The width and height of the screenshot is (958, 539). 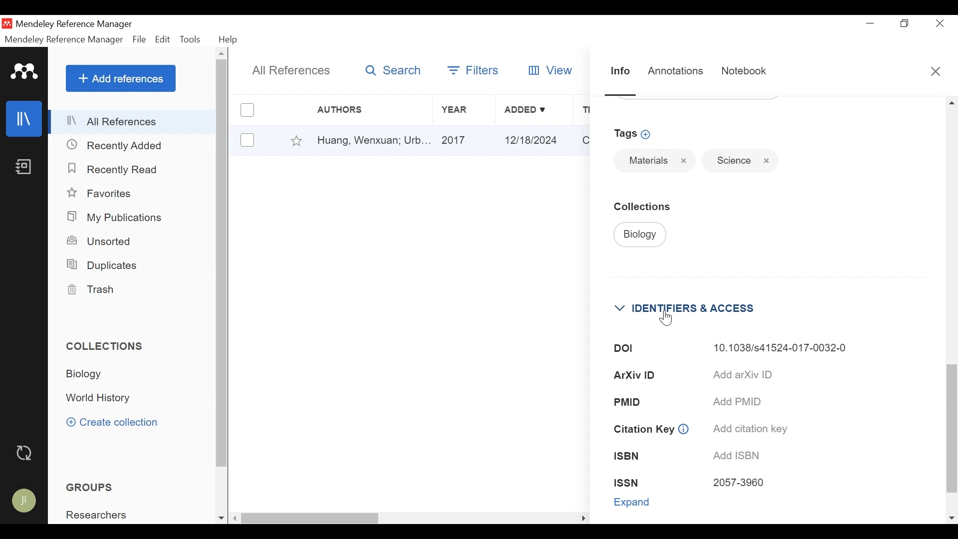 I want to click on Add citation key, so click(x=751, y=429).